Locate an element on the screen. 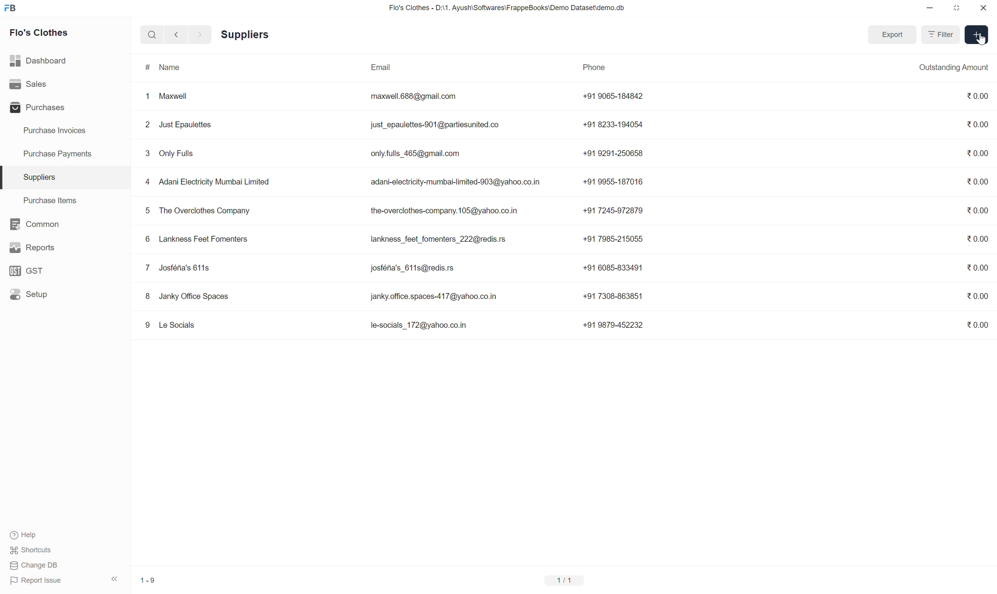  Common is located at coordinates (64, 224).